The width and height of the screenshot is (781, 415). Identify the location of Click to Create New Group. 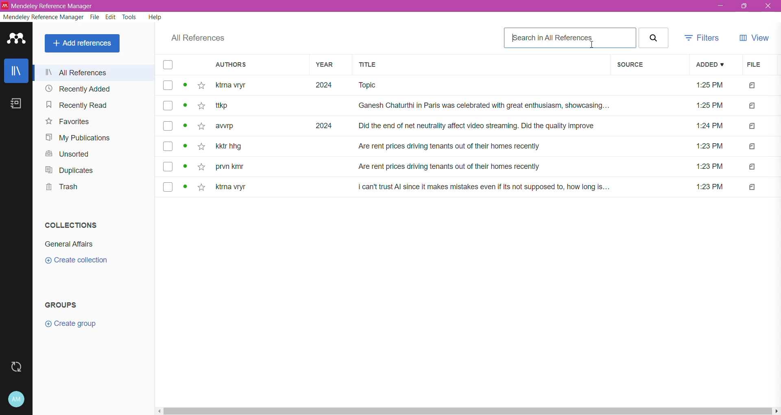
(84, 326).